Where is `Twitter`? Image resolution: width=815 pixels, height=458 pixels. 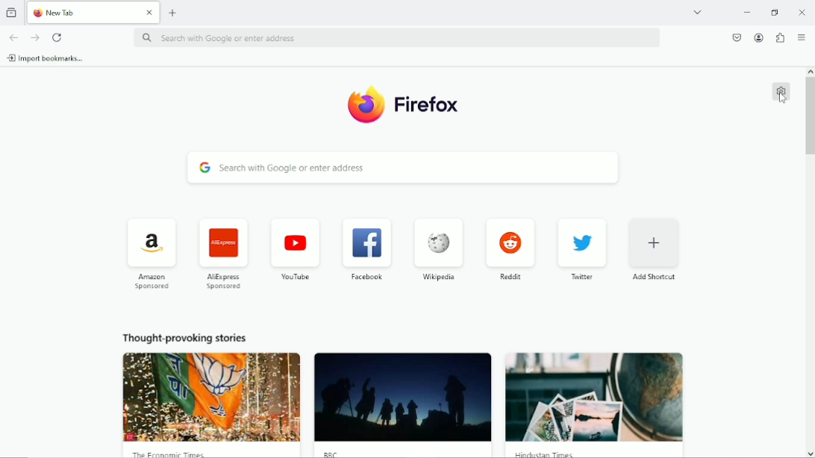
Twitter is located at coordinates (583, 247).